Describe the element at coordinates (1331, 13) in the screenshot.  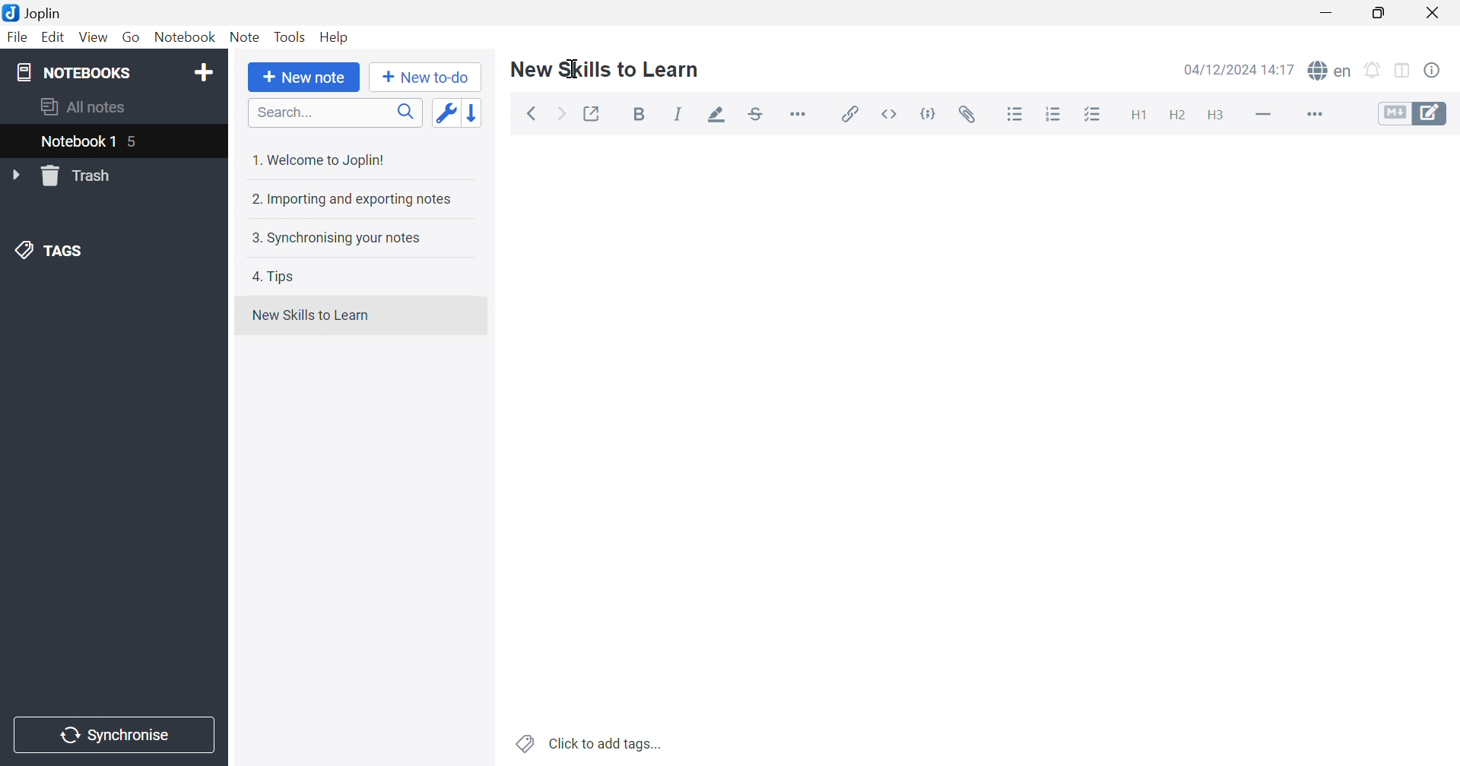
I see `Minimize` at that location.